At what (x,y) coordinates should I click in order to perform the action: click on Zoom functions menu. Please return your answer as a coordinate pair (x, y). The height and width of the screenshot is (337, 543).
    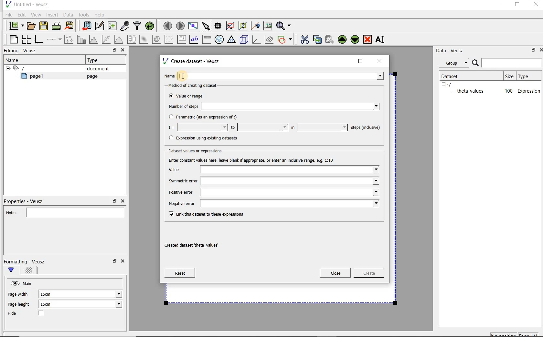
    Looking at the image, I should click on (284, 24).